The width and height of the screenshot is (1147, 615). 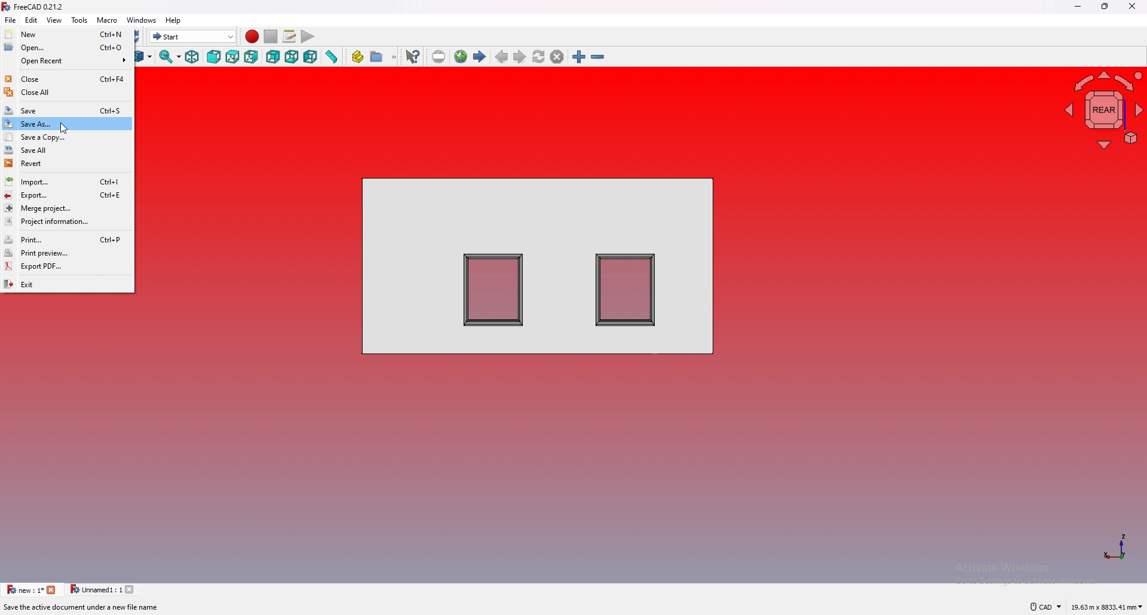 What do you see at coordinates (67, 79) in the screenshot?
I see `close` at bounding box center [67, 79].